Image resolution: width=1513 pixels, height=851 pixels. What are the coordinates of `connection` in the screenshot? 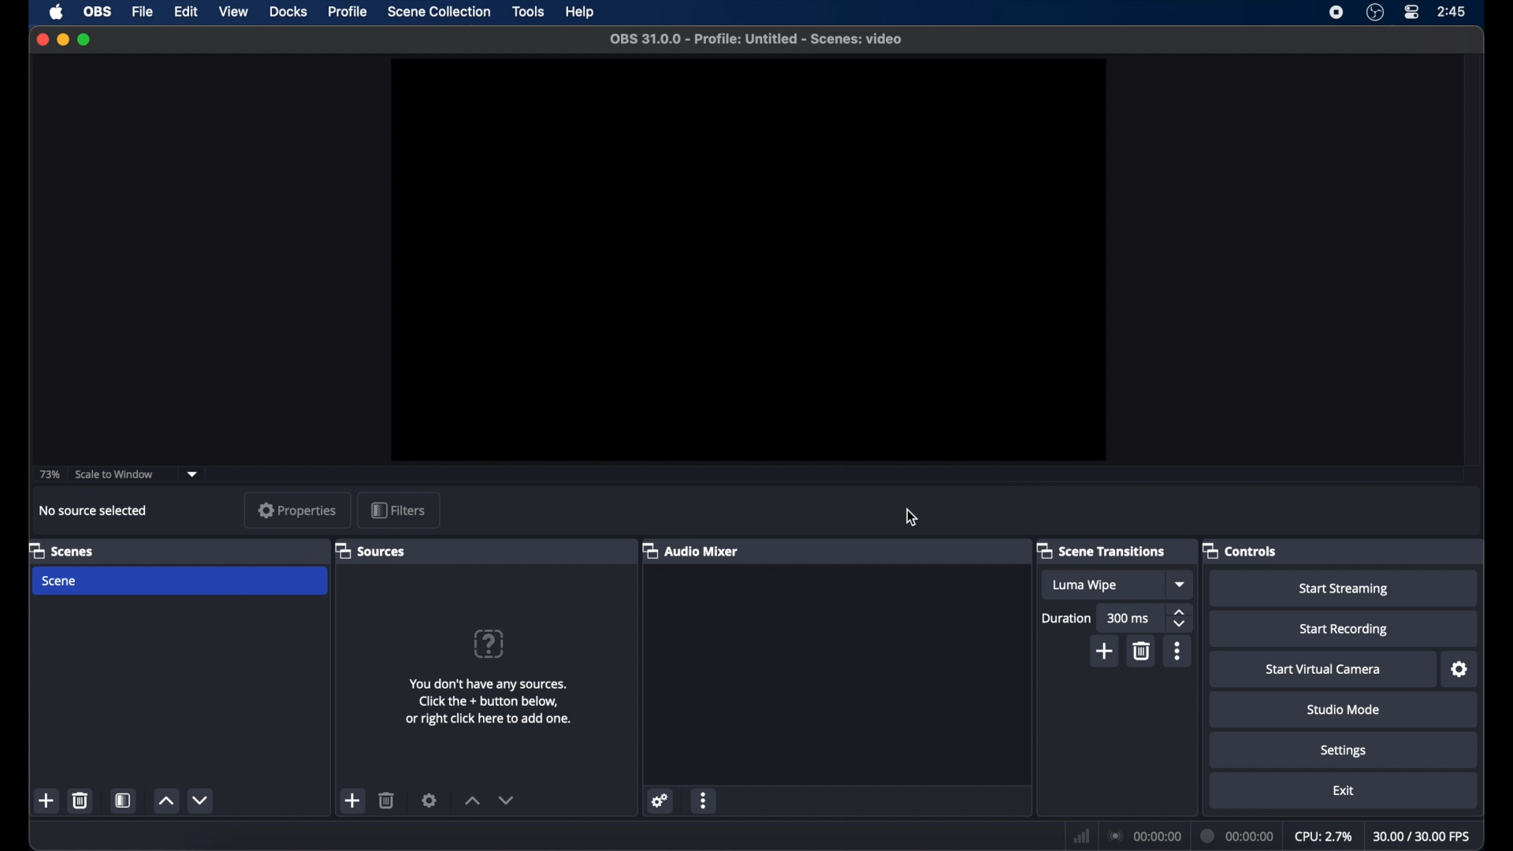 It's located at (1143, 835).